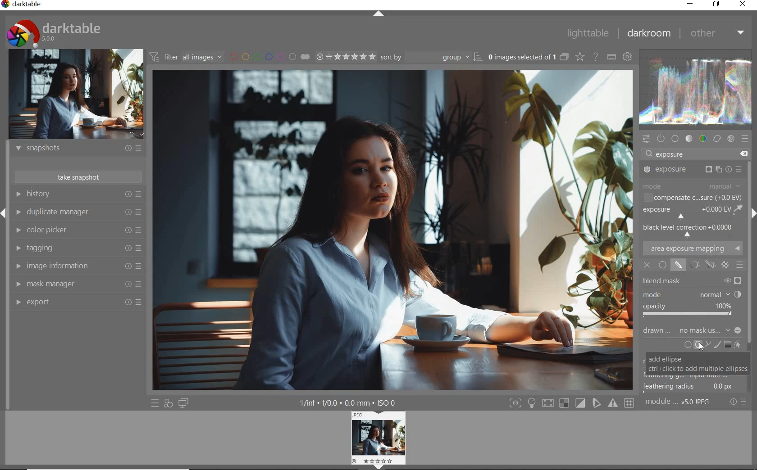 This screenshot has width=757, height=470. What do you see at coordinates (691, 281) in the screenshot?
I see `BLEND MASK` at bounding box center [691, 281].